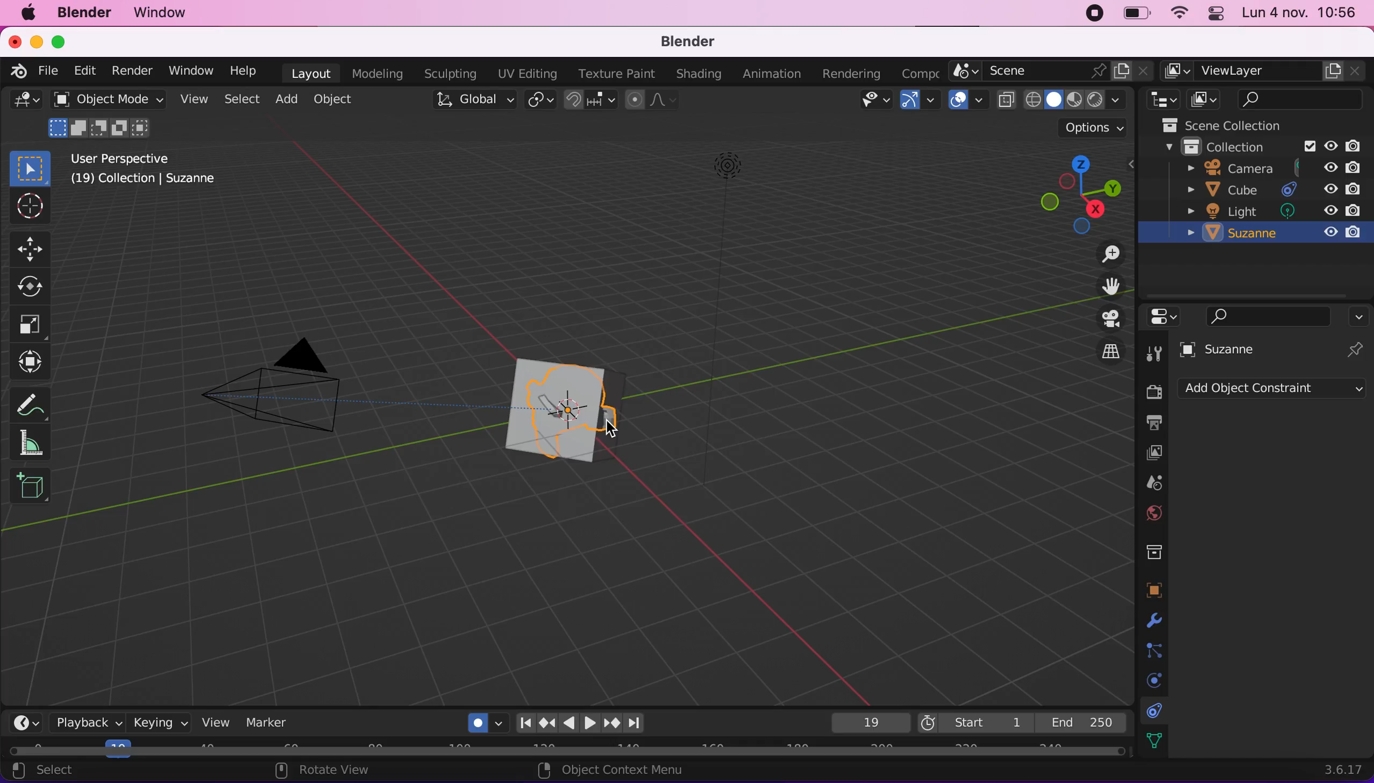  What do you see at coordinates (1270, 315) in the screenshot?
I see `search` at bounding box center [1270, 315].